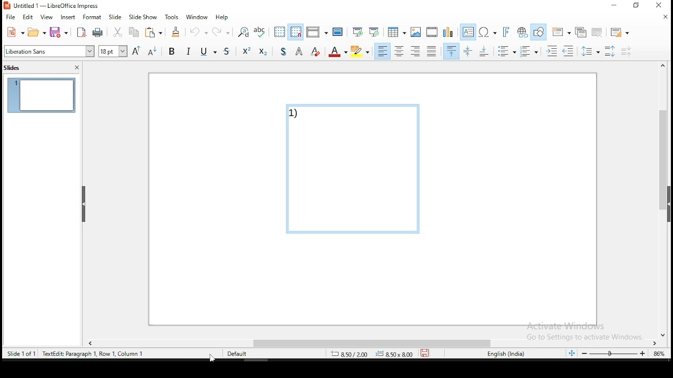  What do you see at coordinates (636, 6) in the screenshot?
I see `restore` at bounding box center [636, 6].